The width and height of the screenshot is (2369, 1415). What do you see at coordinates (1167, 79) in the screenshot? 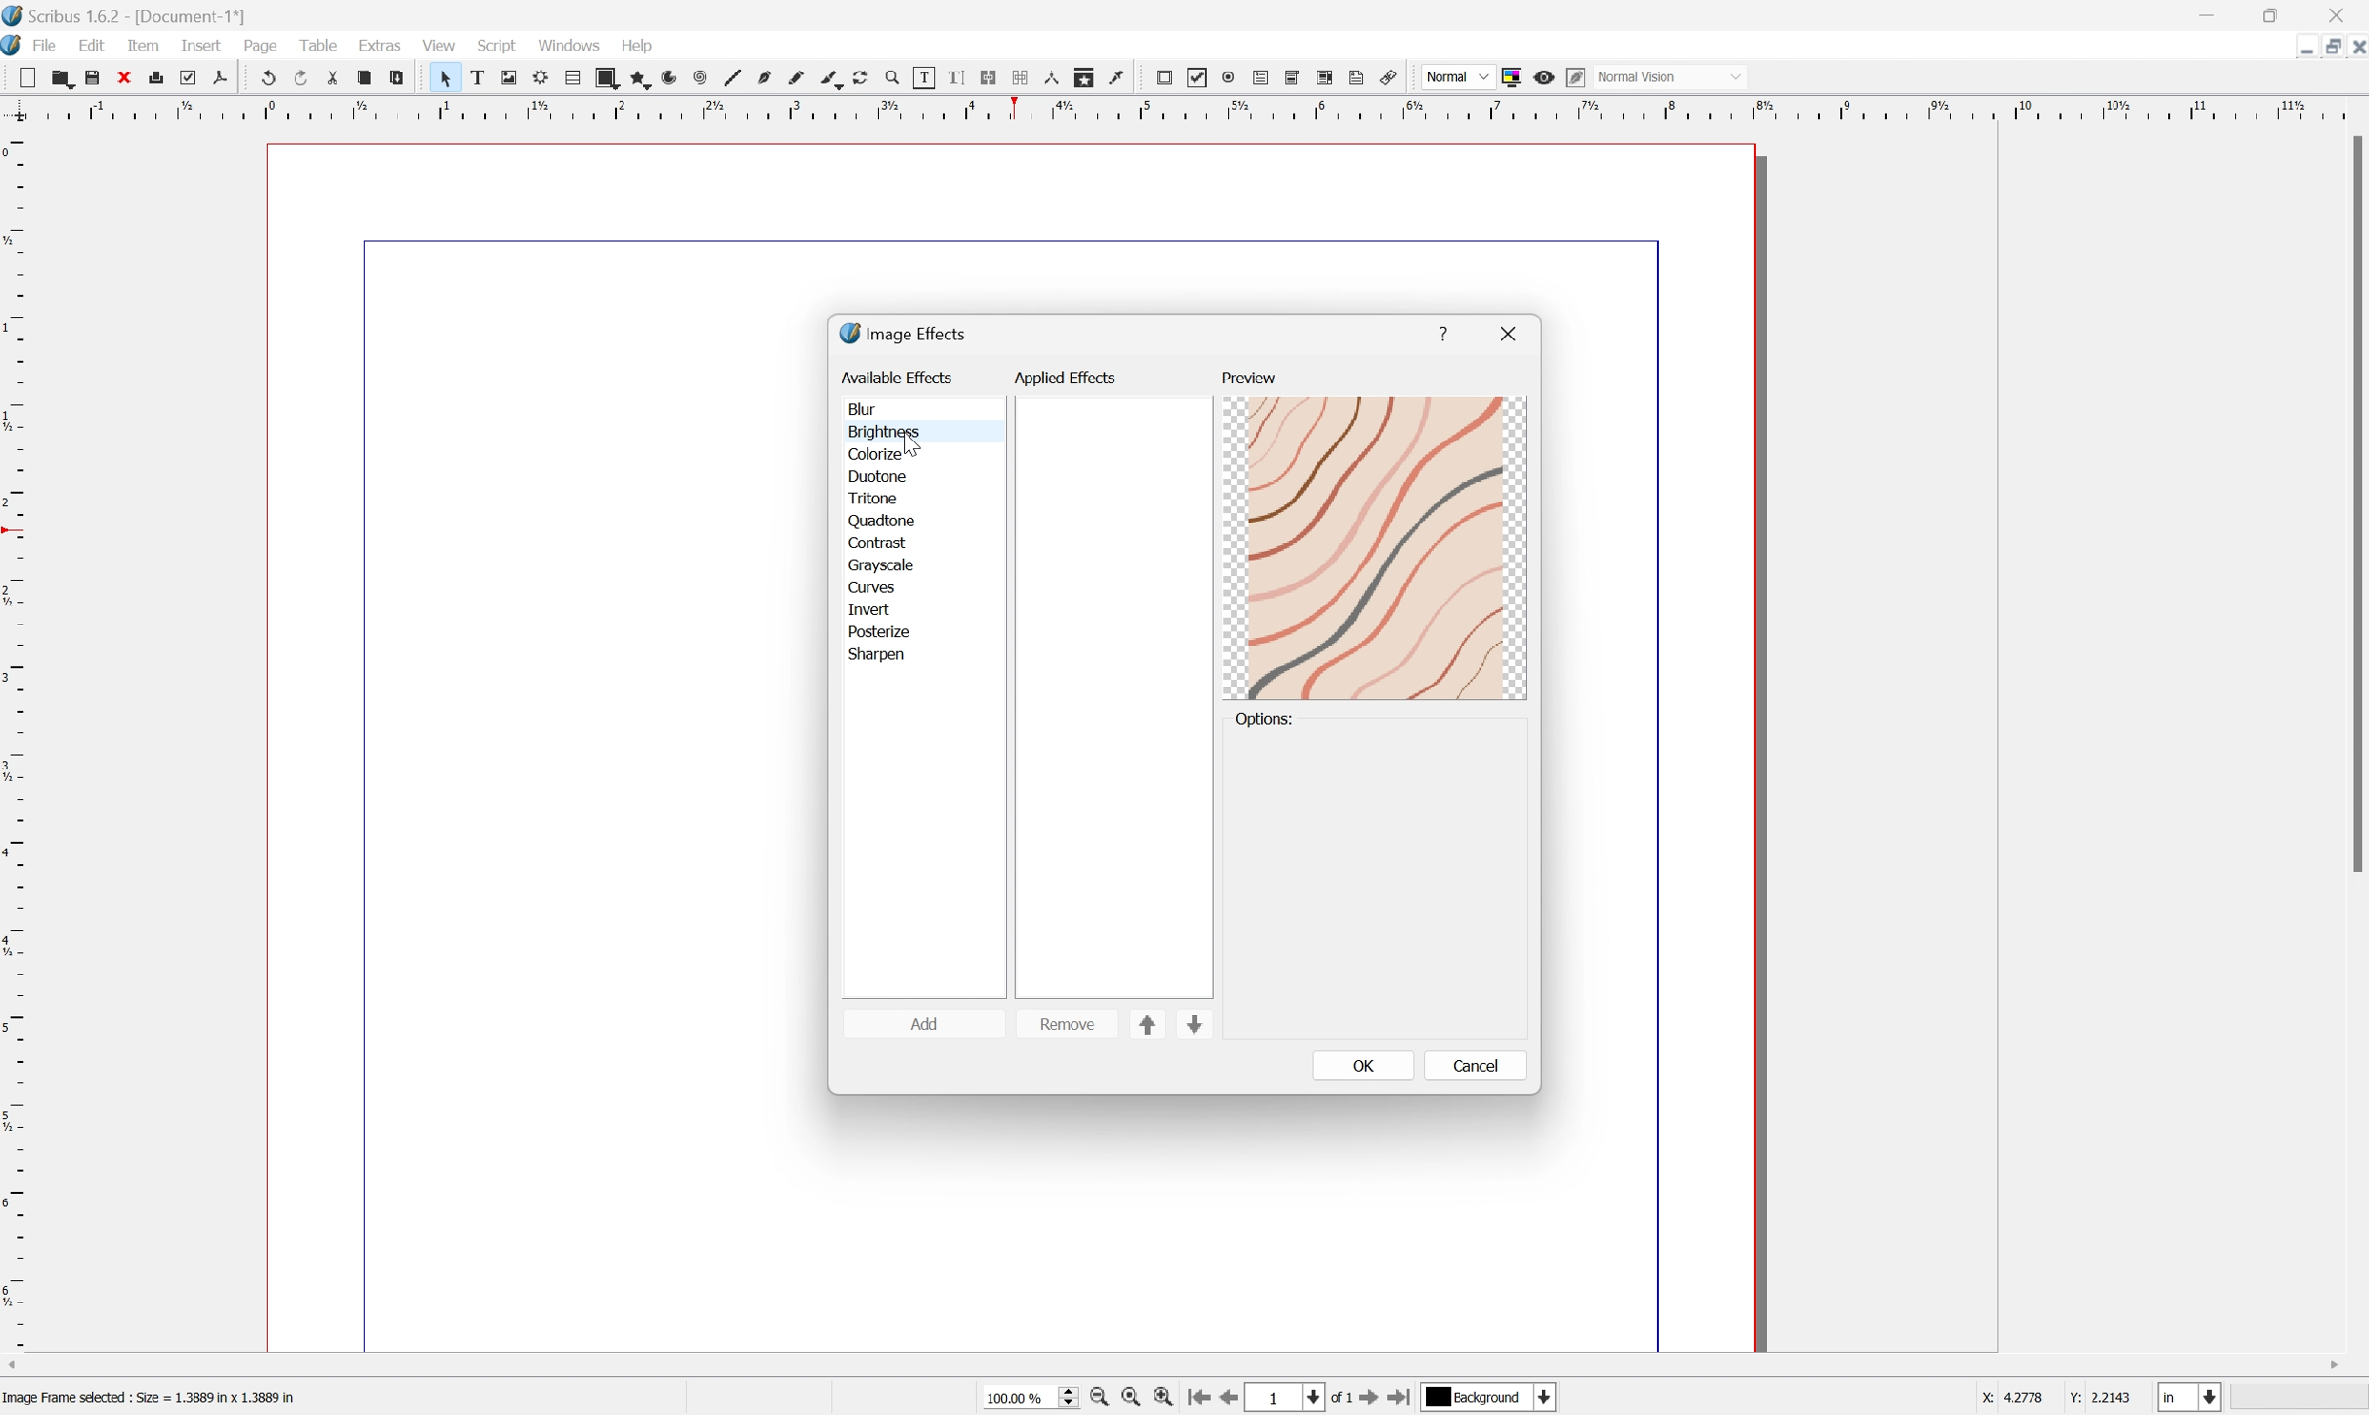
I see `PDF push button` at bounding box center [1167, 79].